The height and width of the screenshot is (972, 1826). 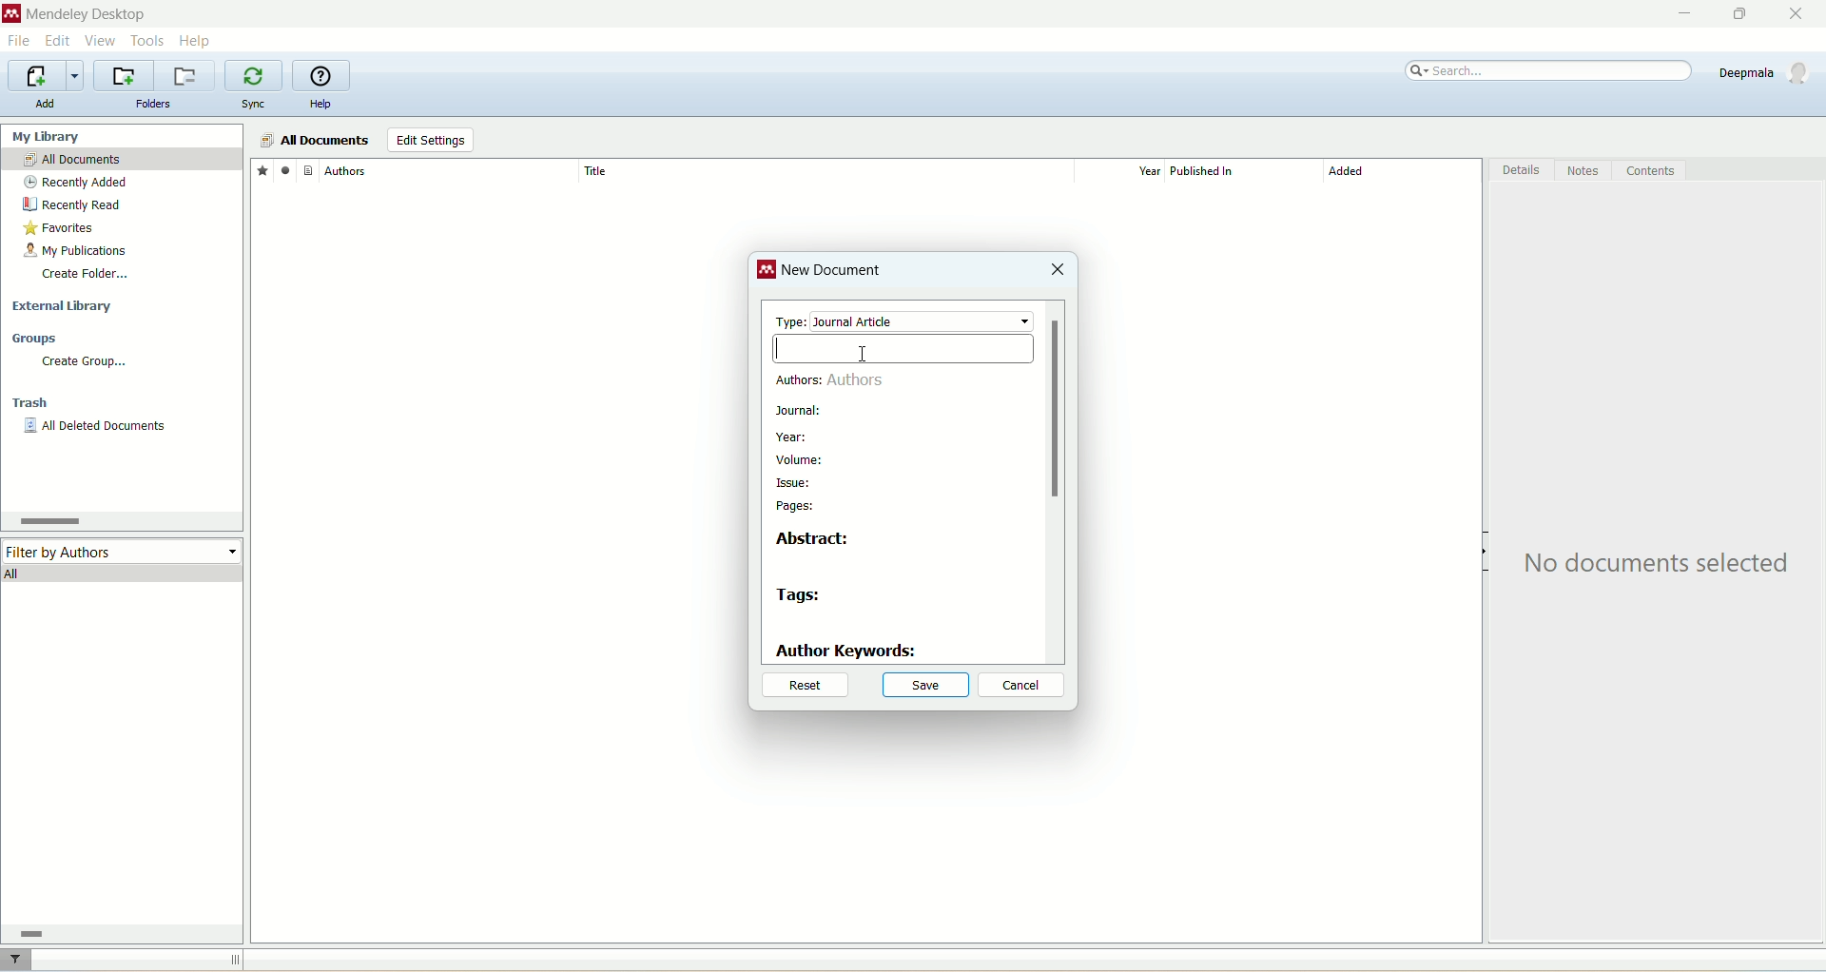 What do you see at coordinates (321, 106) in the screenshot?
I see `help` at bounding box center [321, 106].